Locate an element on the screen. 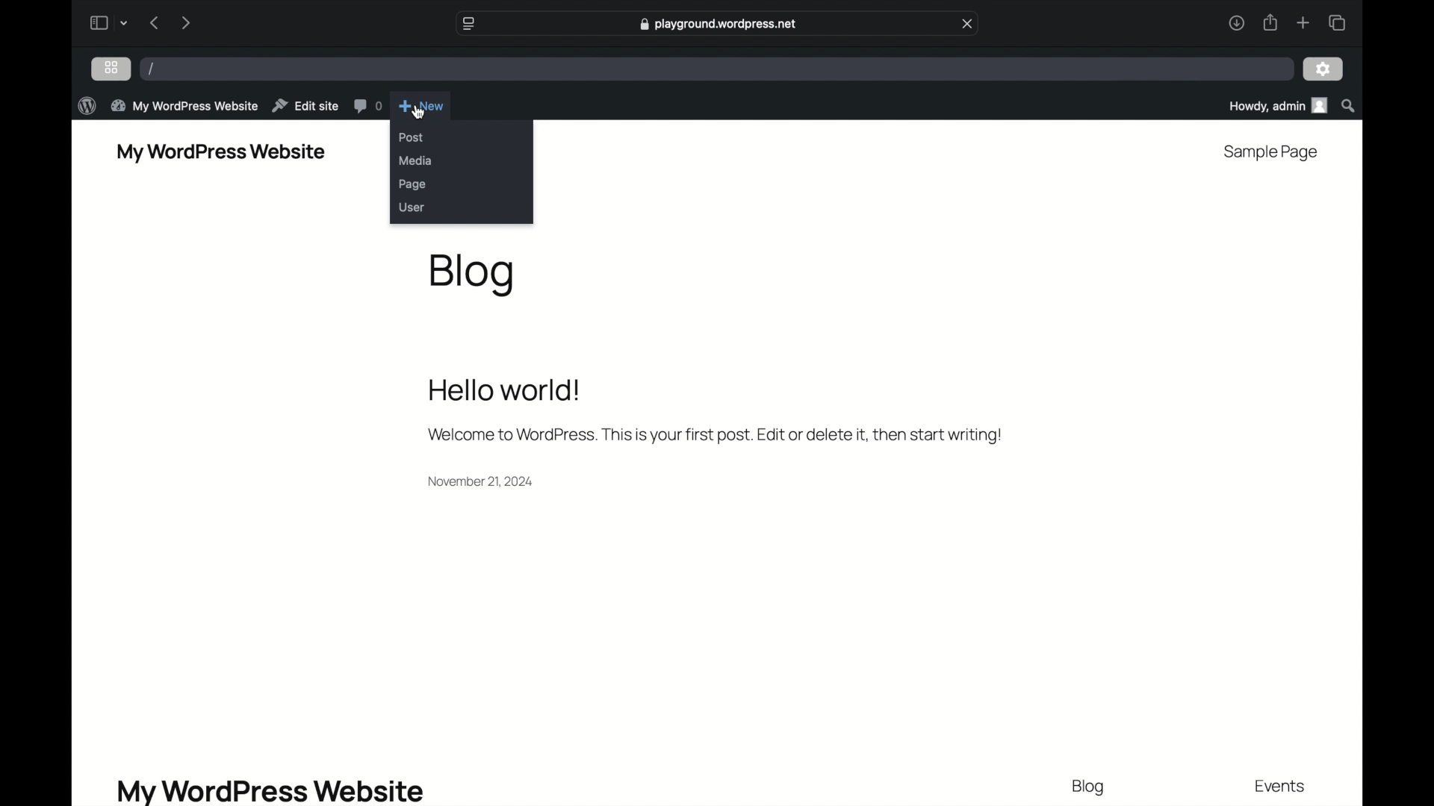 The height and width of the screenshot is (806, 1434). blog is located at coordinates (474, 274).